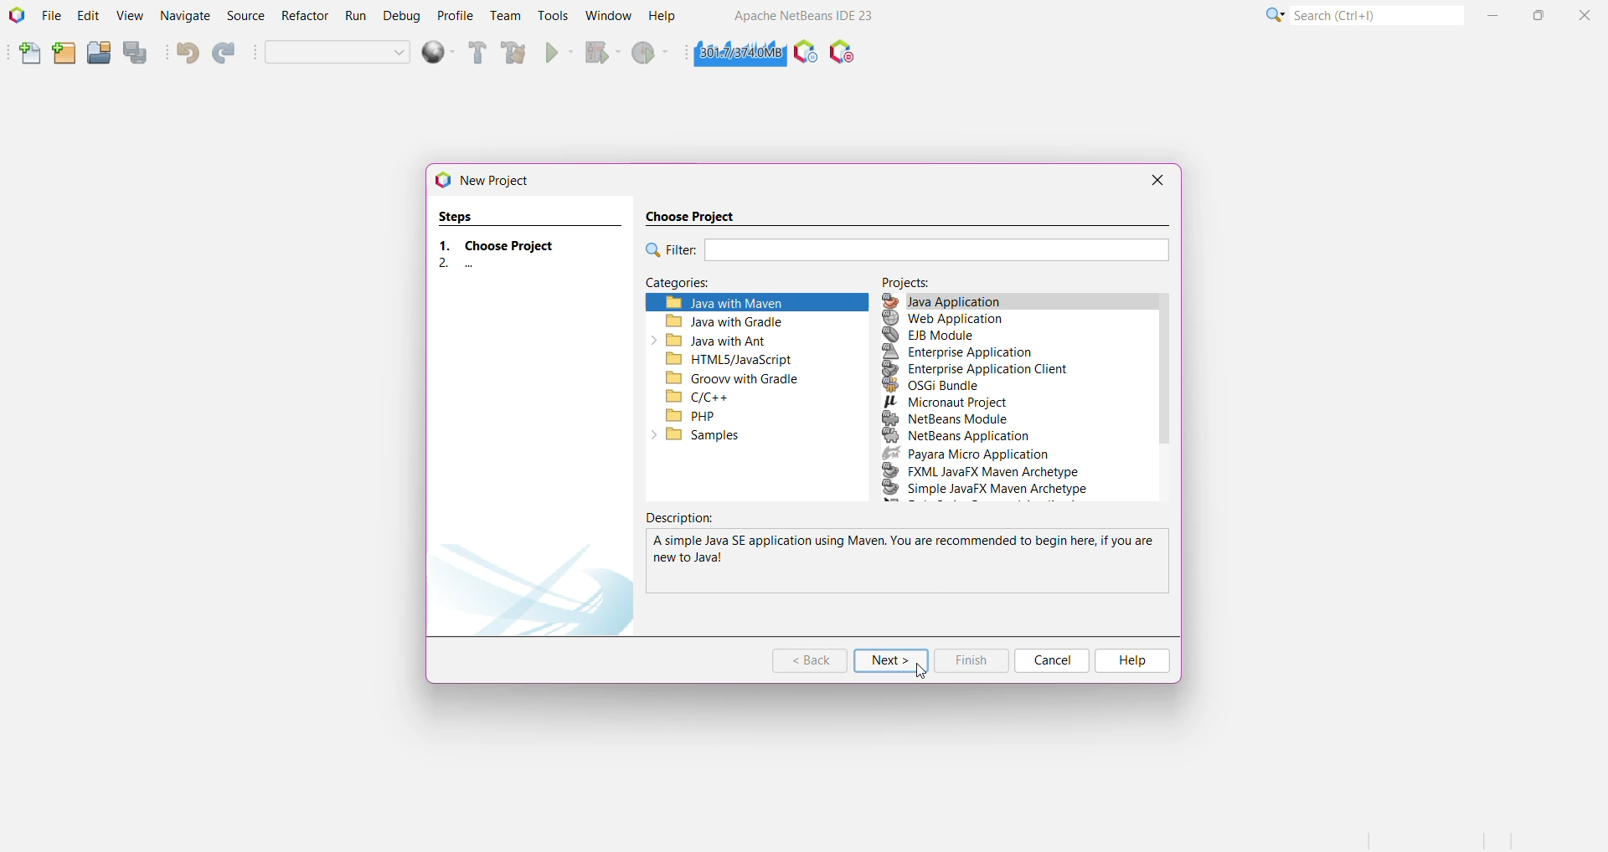 The image size is (1608, 852). I want to click on Payara Micro Application, so click(961, 454).